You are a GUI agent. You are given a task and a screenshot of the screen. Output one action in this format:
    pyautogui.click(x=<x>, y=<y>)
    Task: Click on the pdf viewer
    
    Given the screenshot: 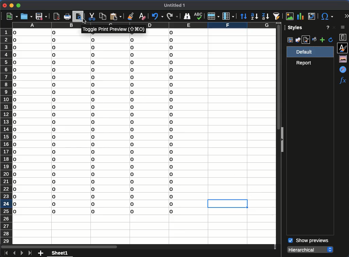 What is the action you would take?
    pyautogui.click(x=56, y=16)
    